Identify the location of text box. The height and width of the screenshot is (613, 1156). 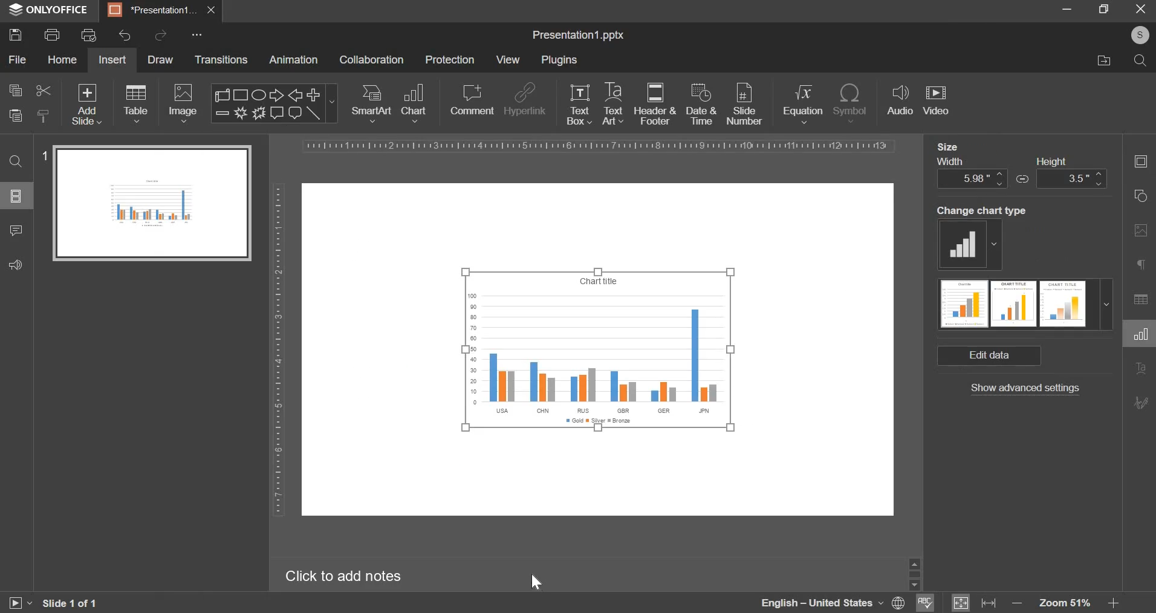
(580, 105).